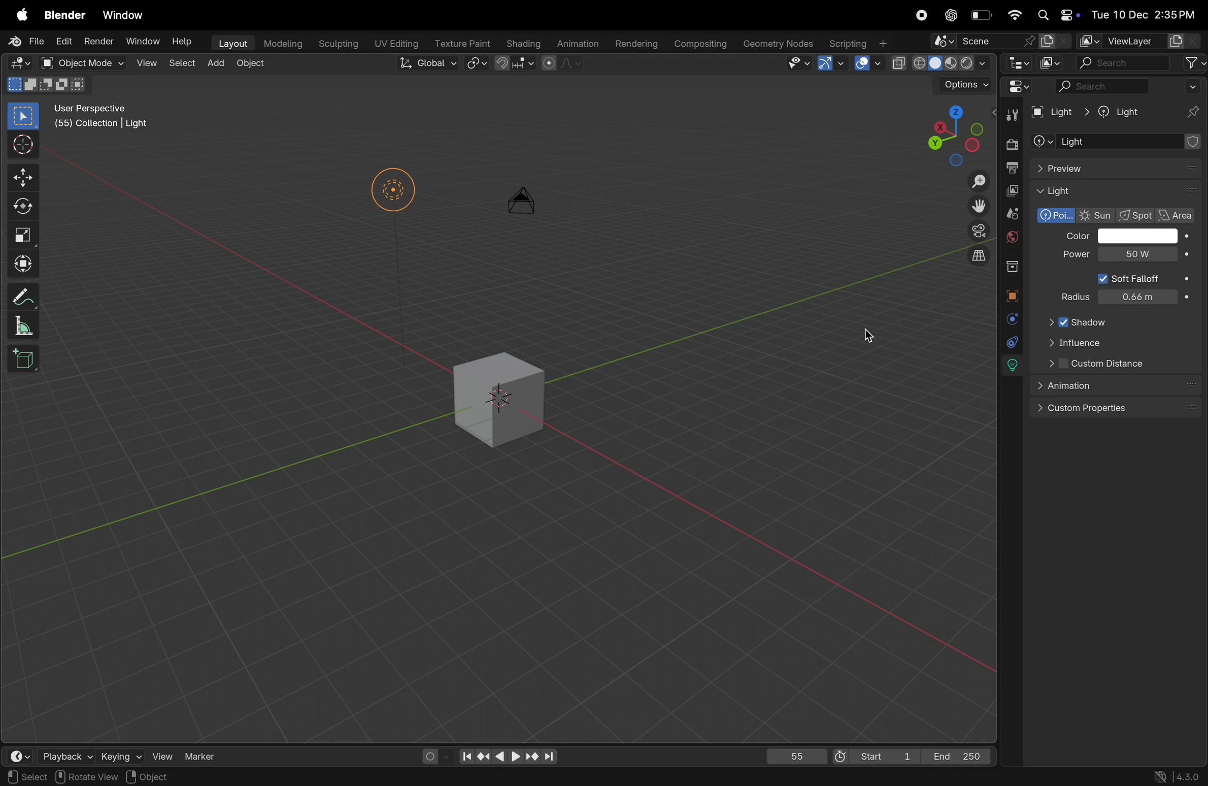 This screenshot has height=786, width=1208. Describe the element at coordinates (183, 43) in the screenshot. I see `Help` at that location.